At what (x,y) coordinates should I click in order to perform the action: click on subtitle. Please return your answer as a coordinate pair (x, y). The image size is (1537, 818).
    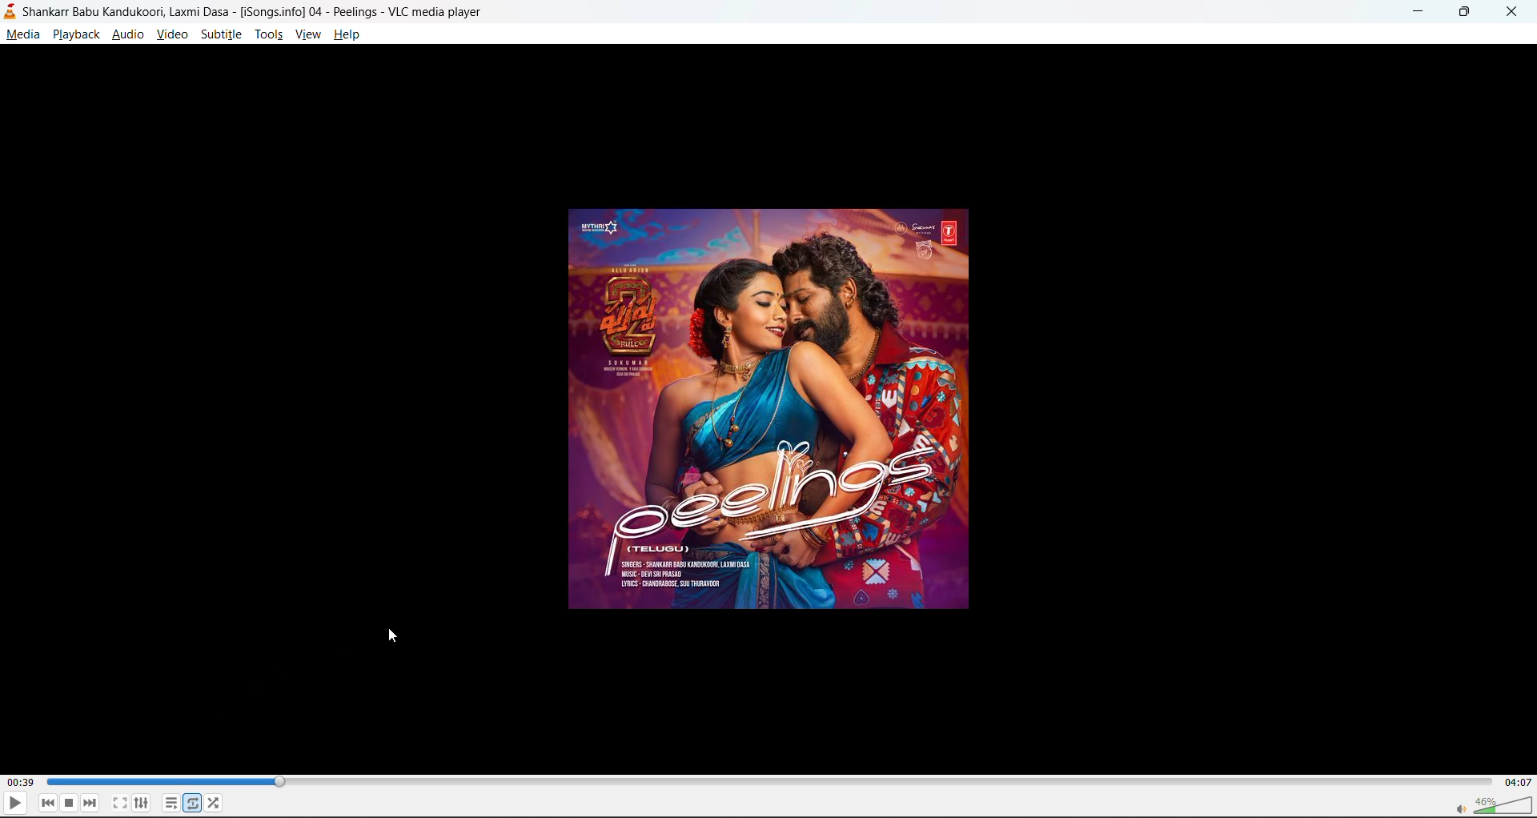
    Looking at the image, I should click on (224, 35).